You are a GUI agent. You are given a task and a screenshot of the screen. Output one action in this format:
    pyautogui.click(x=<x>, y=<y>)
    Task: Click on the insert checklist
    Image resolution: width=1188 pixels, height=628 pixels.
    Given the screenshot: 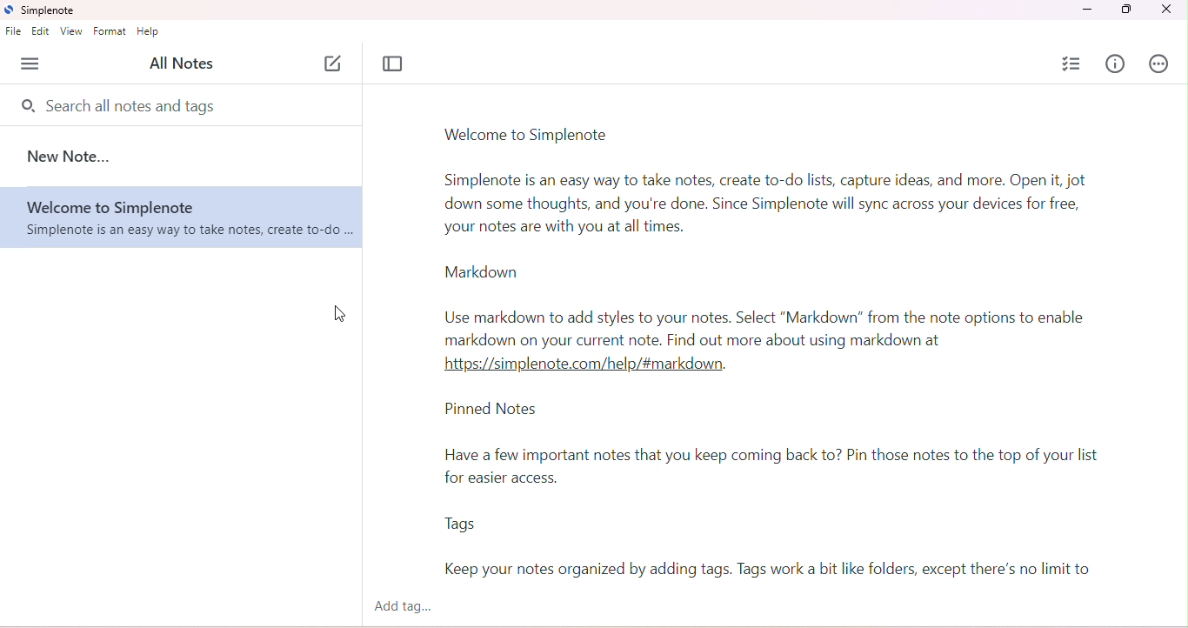 What is the action you would take?
    pyautogui.click(x=1073, y=63)
    